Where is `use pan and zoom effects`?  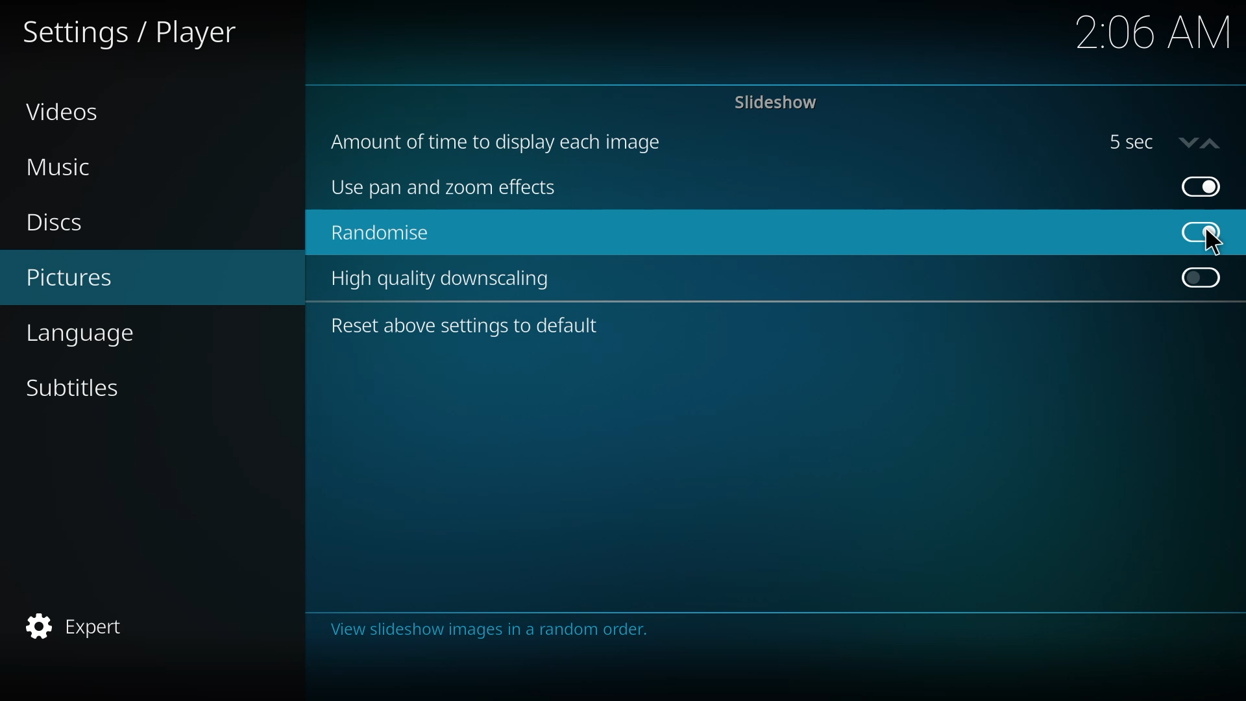 use pan and zoom effects is located at coordinates (445, 188).